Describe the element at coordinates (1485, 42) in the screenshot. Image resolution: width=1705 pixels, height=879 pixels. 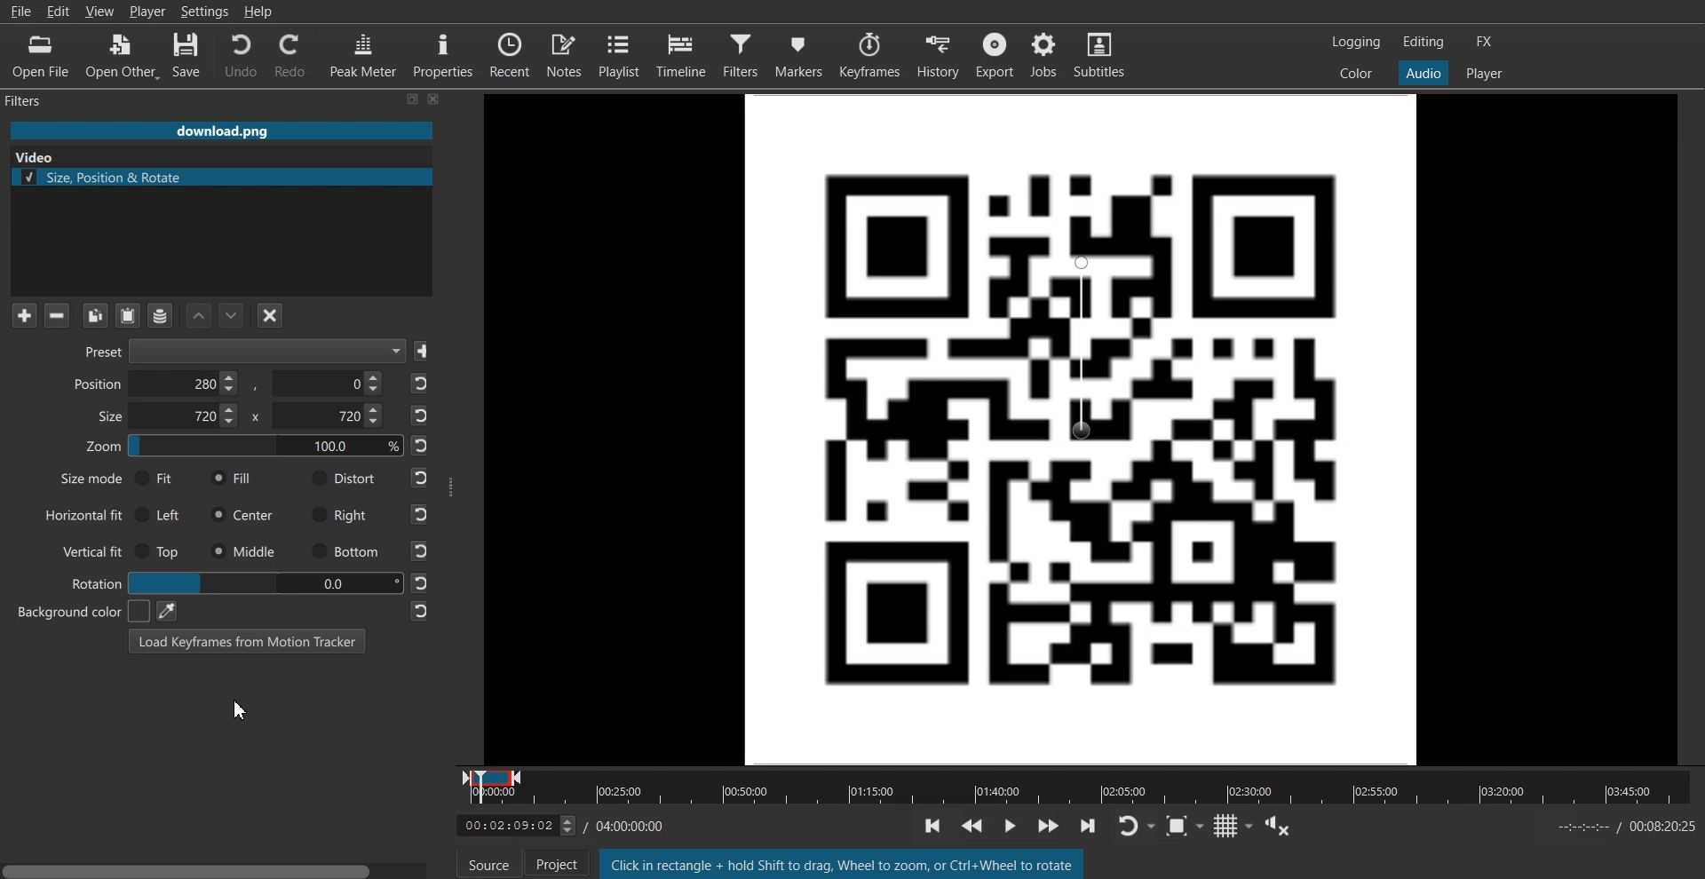
I see `Switch to the effect layout` at that location.